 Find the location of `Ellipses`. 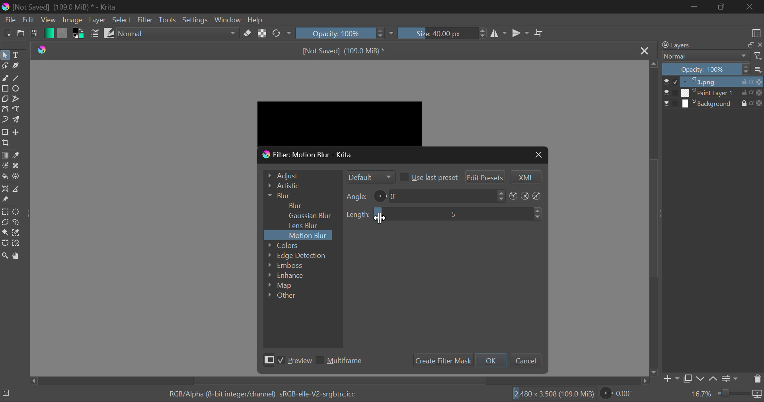

Ellipses is located at coordinates (17, 89).